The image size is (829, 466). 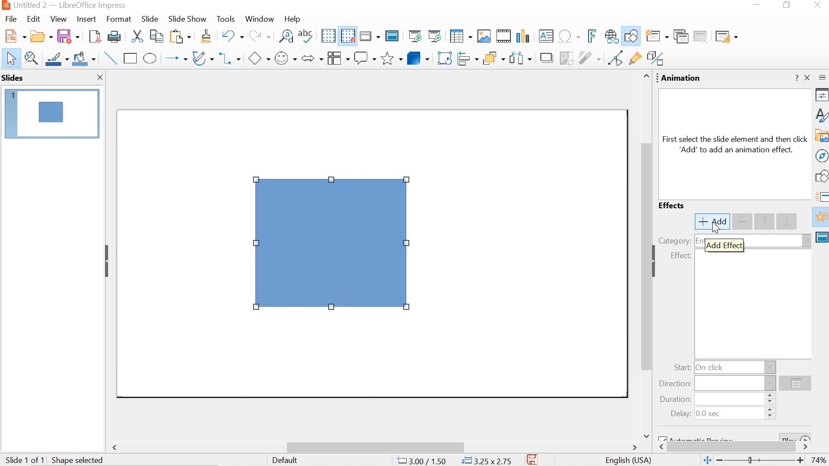 I want to click on lines and arrows, so click(x=174, y=58).